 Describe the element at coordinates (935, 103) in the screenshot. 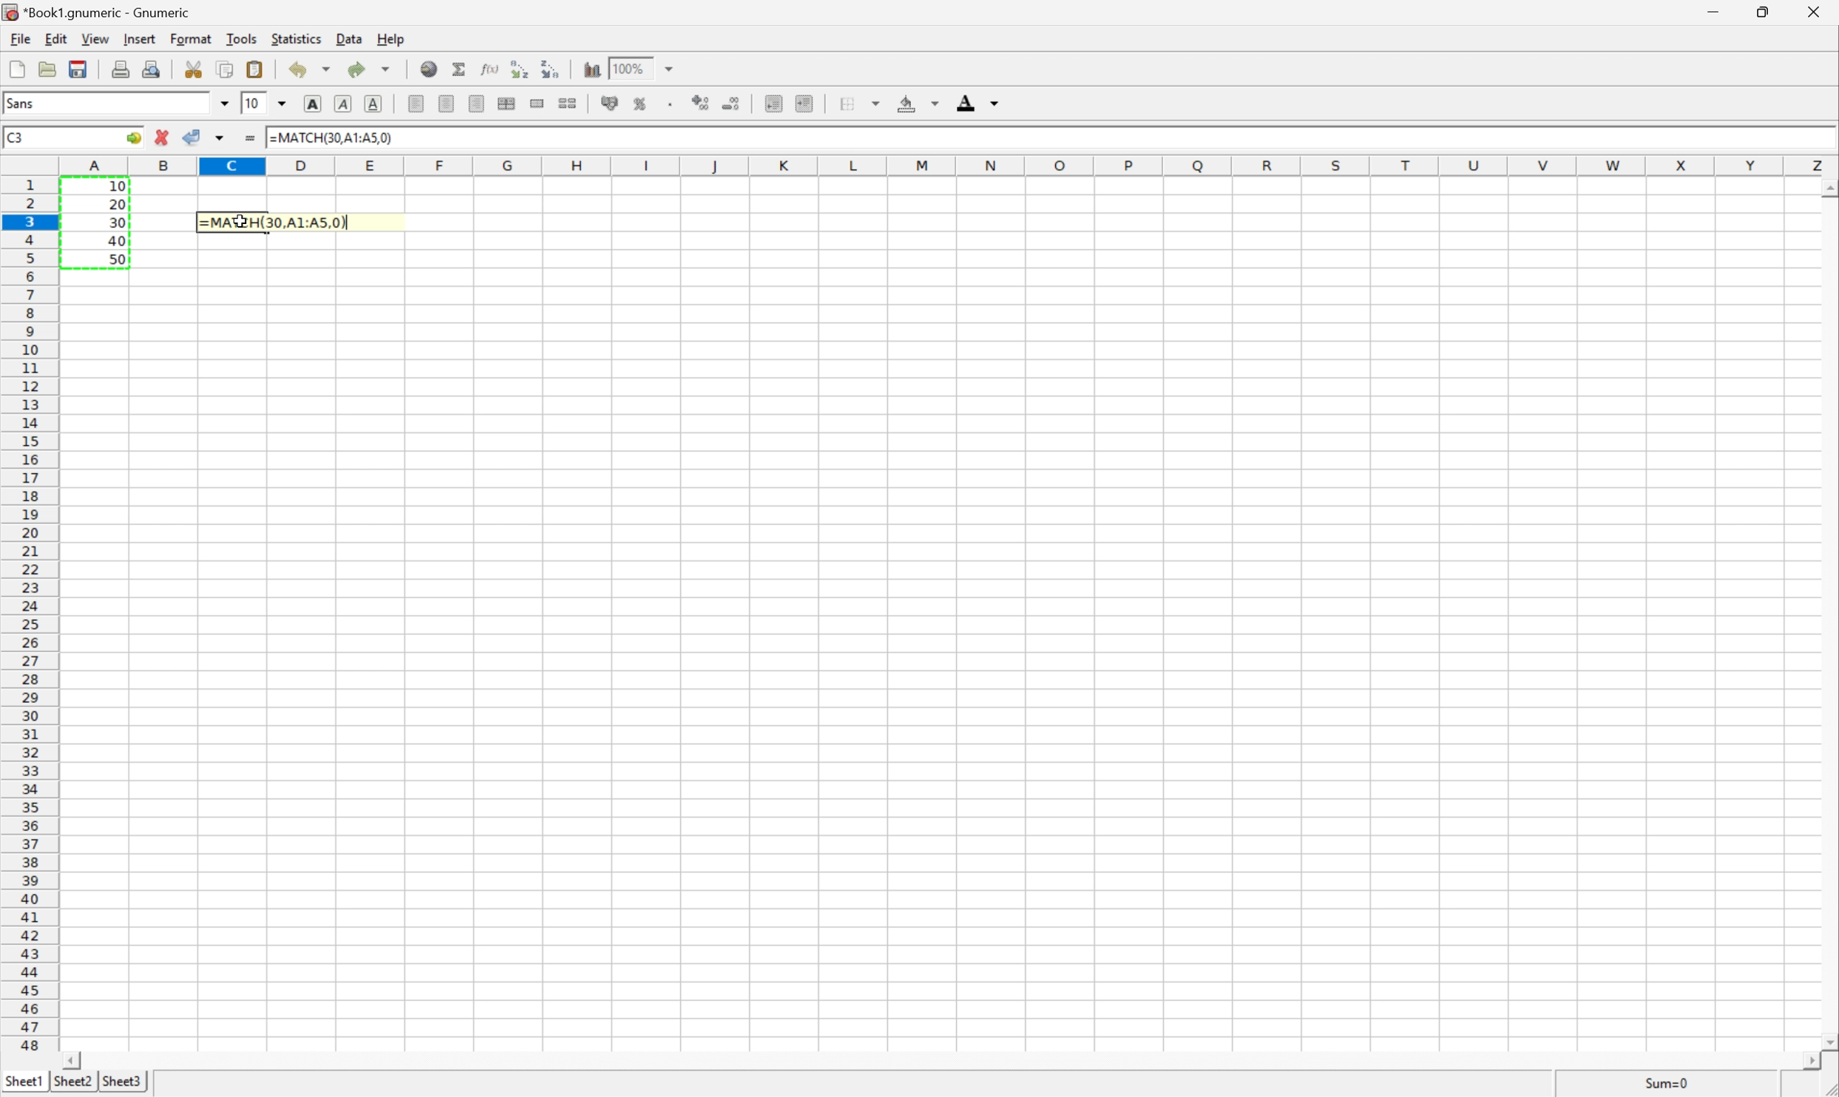

I see `Drop down` at that location.